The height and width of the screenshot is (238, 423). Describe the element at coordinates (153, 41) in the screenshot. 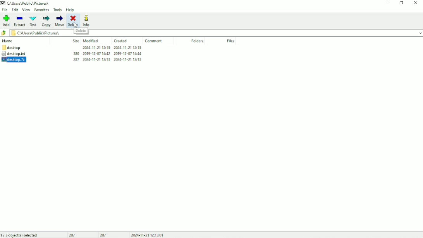

I see `Comment` at that location.